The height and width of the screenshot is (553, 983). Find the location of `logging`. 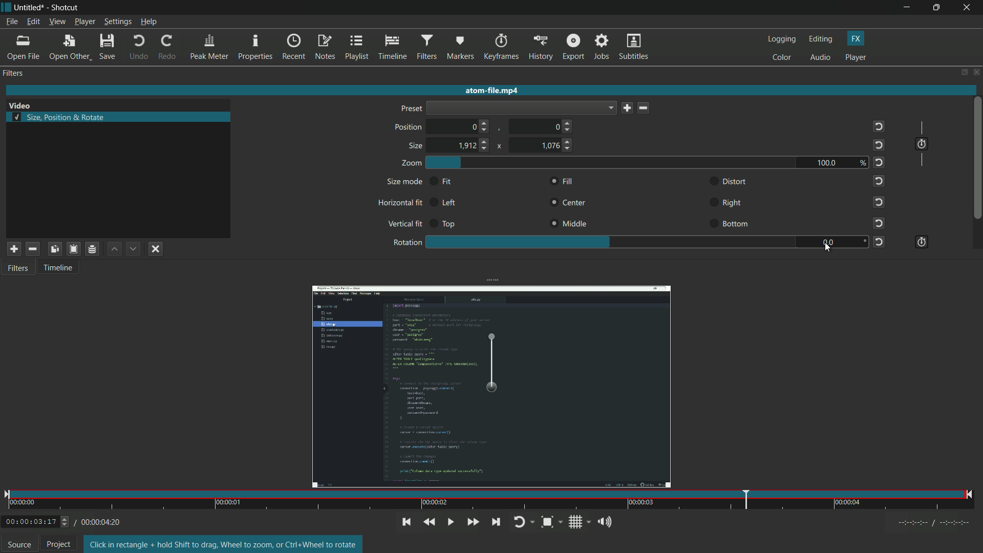

logging is located at coordinates (783, 39).